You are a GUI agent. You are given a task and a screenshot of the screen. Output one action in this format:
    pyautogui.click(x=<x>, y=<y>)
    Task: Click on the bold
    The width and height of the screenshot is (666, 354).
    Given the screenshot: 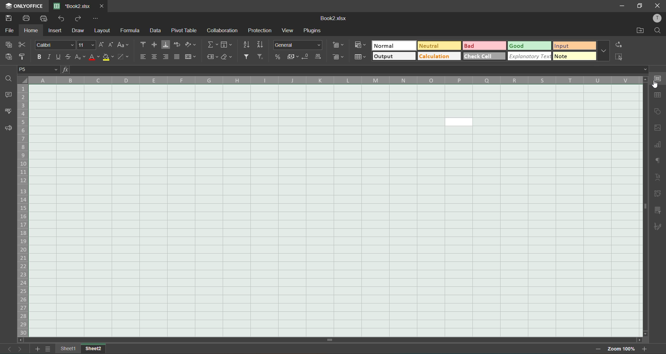 What is the action you would take?
    pyautogui.click(x=39, y=57)
    